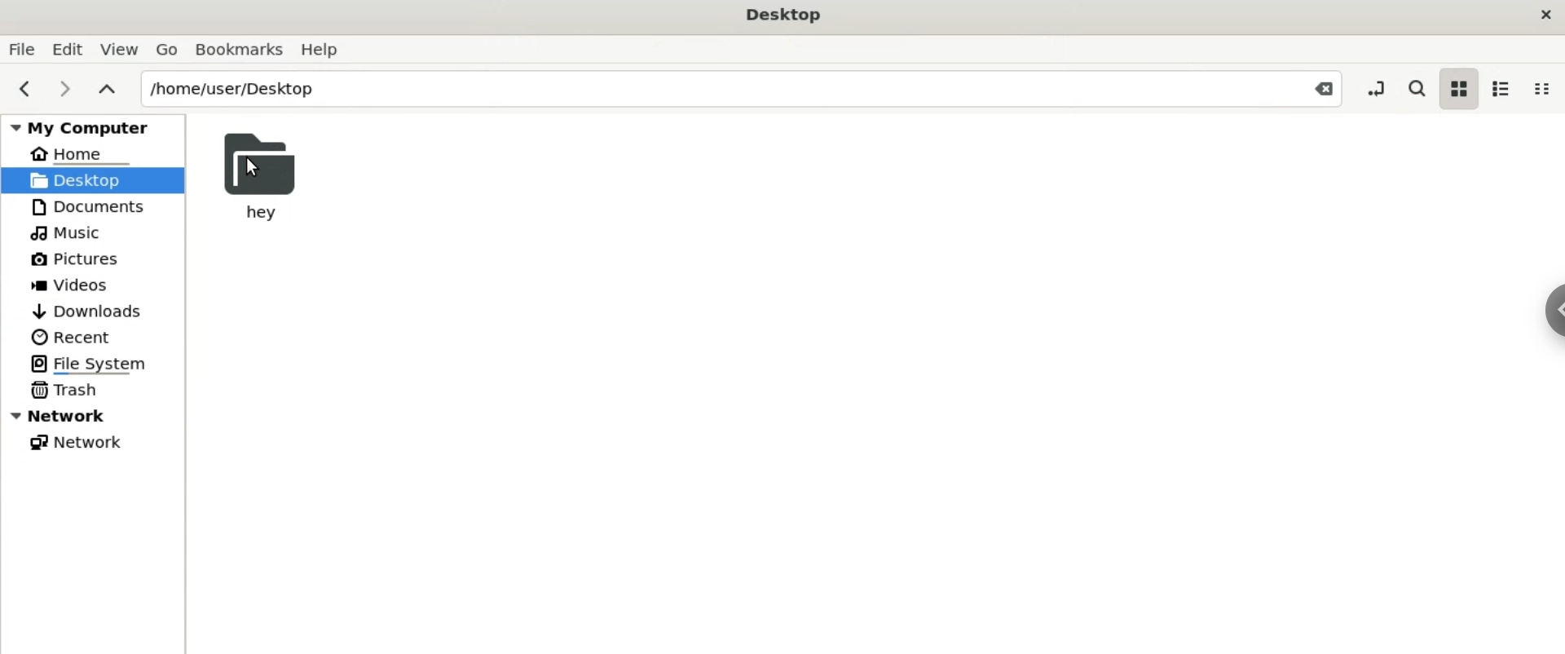 The height and width of the screenshot is (654, 1565). I want to click on hey, so click(260, 175).